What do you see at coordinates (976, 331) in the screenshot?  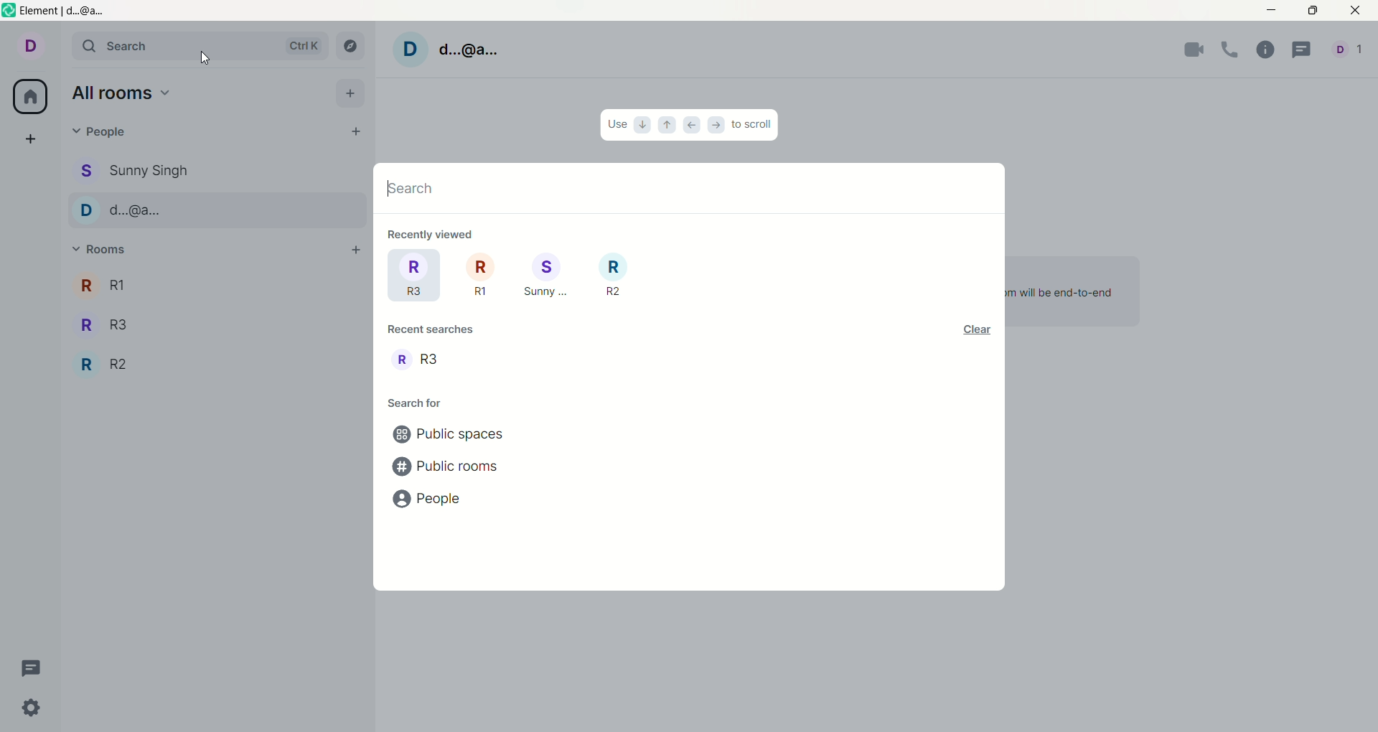 I see `clear` at bounding box center [976, 331].